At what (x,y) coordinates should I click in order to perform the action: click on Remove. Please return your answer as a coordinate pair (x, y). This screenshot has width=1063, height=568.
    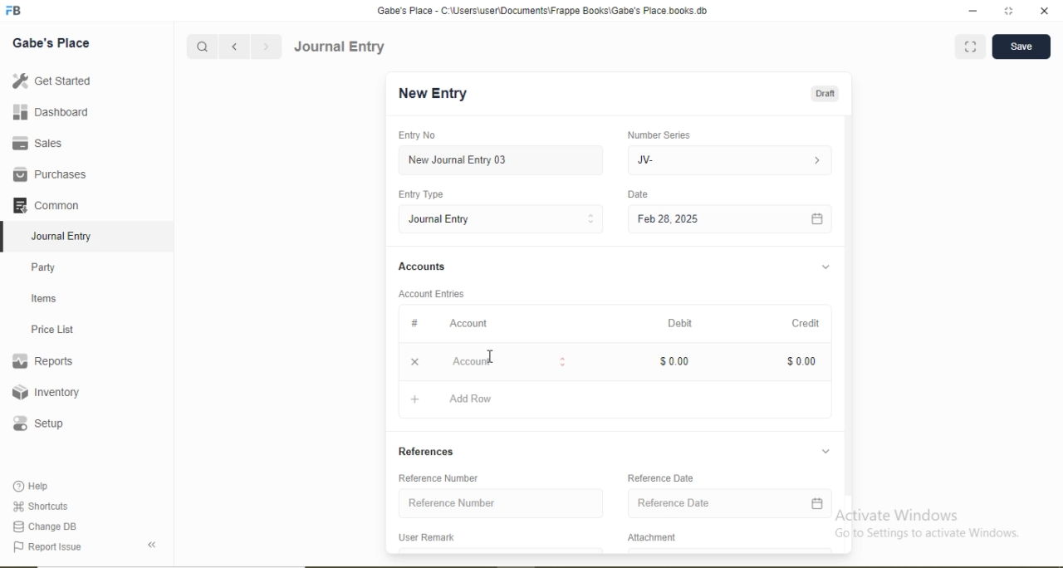
    Looking at the image, I should click on (414, 362).